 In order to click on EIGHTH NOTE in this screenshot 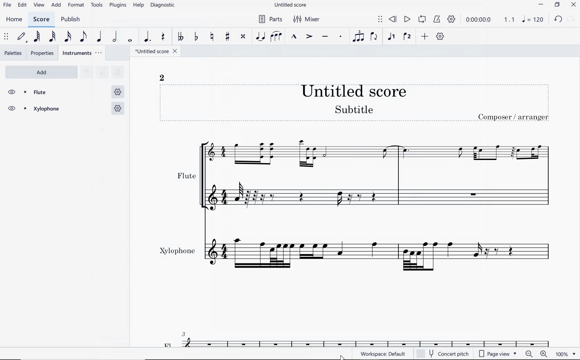, I will do `click(83, 36)`.